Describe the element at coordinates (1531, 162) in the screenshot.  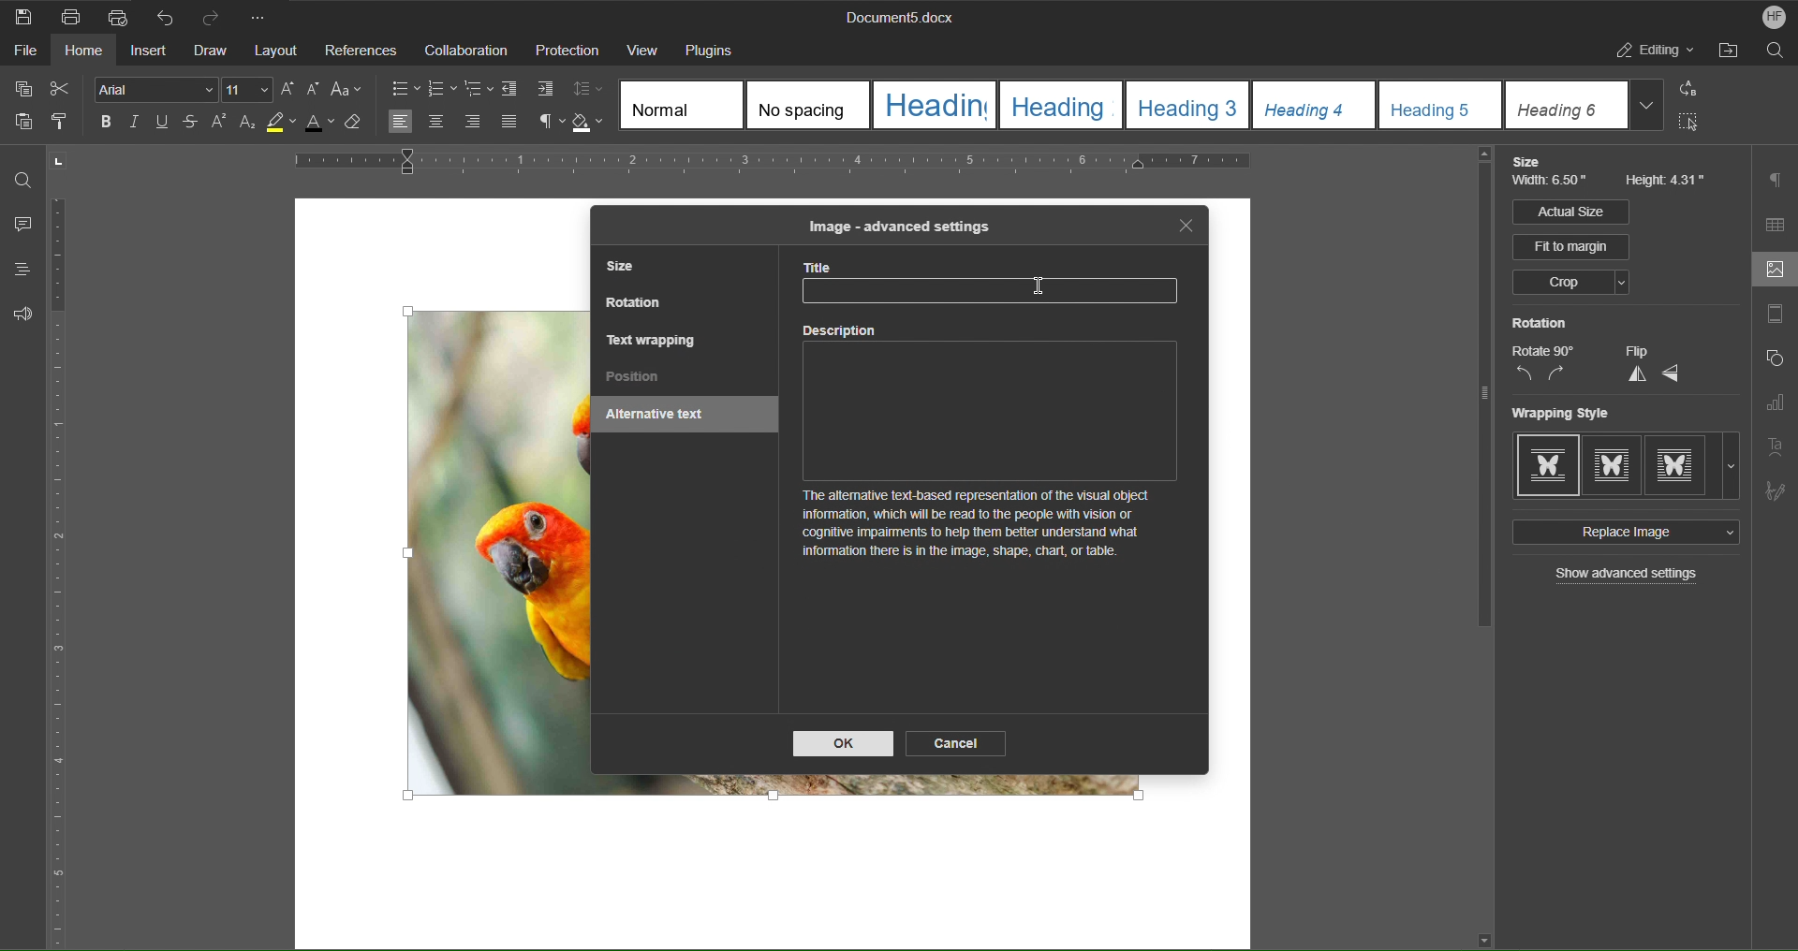
I see `Size` at that location.